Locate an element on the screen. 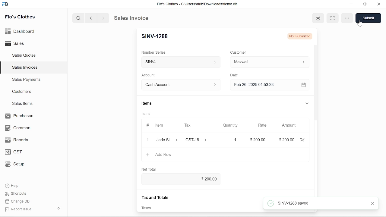 The width and height of the screenshot is (386, 217). Number Series is located at coordinates (154, 52).